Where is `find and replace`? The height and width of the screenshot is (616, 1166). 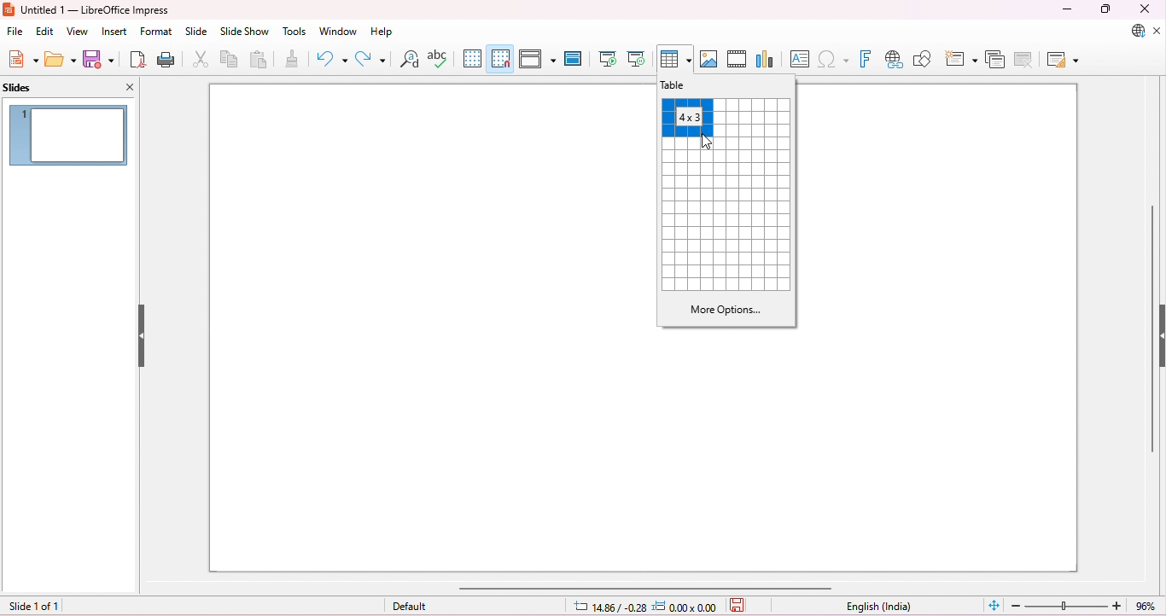
find and replace is located at coordinates (411, 59).